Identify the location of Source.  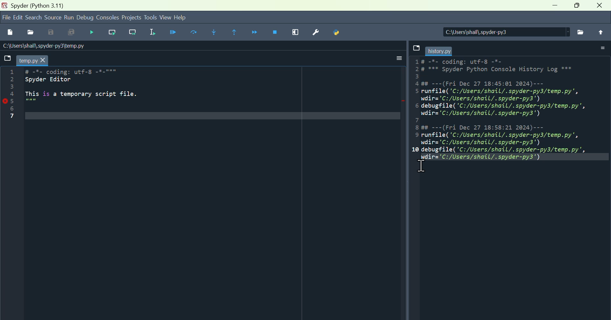
(53, 17).